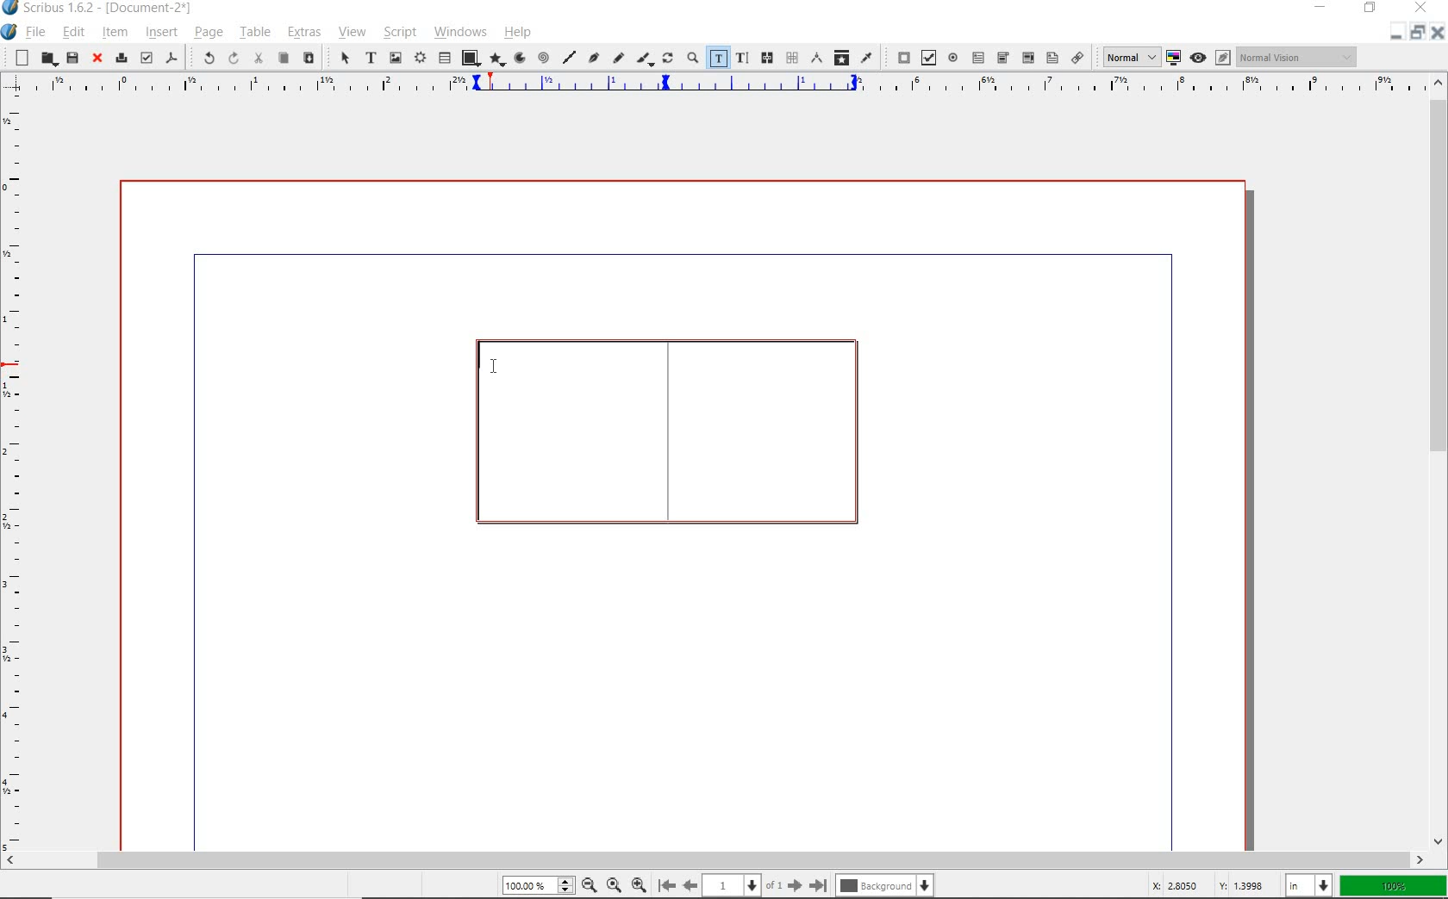 The width and height of the screenshot is (1448, 899). Describe the element at coordinates (714, 860) in the screenshot. I see `scrollbar` at that location.